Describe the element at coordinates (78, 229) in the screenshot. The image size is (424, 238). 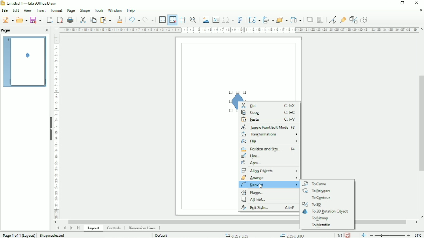
I see `Scroll to last page` at that location.